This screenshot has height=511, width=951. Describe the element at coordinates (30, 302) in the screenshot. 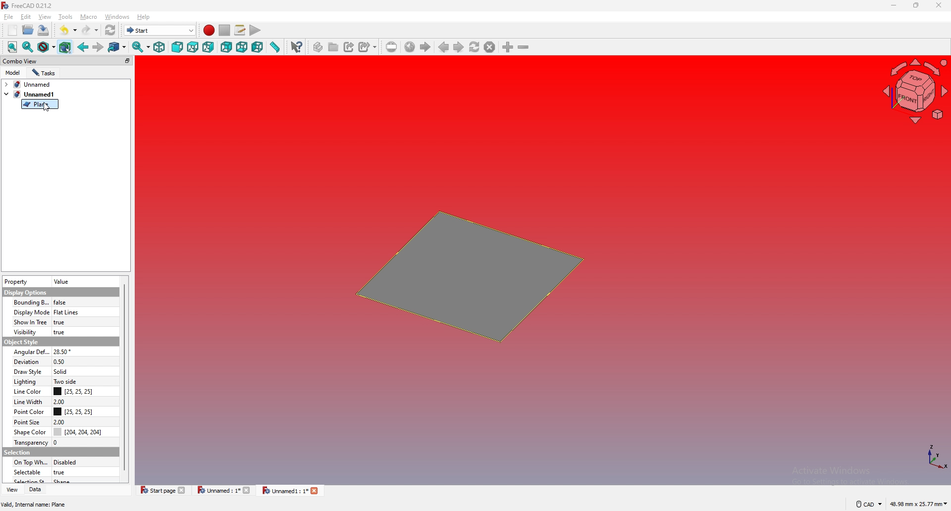

I see `bounding box` at that location.